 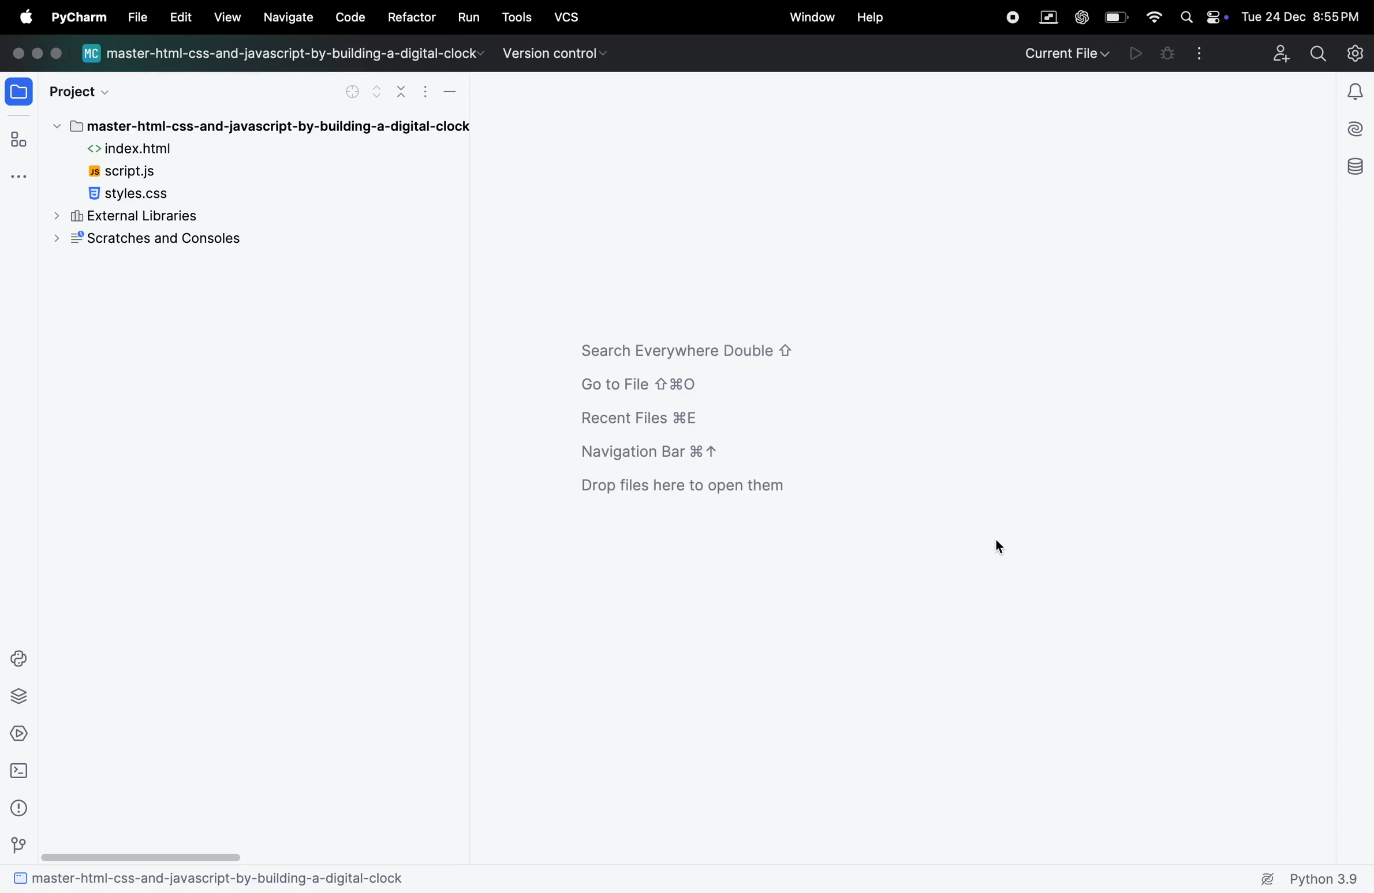 I want to click on cursor, so click(x=998, y=545).